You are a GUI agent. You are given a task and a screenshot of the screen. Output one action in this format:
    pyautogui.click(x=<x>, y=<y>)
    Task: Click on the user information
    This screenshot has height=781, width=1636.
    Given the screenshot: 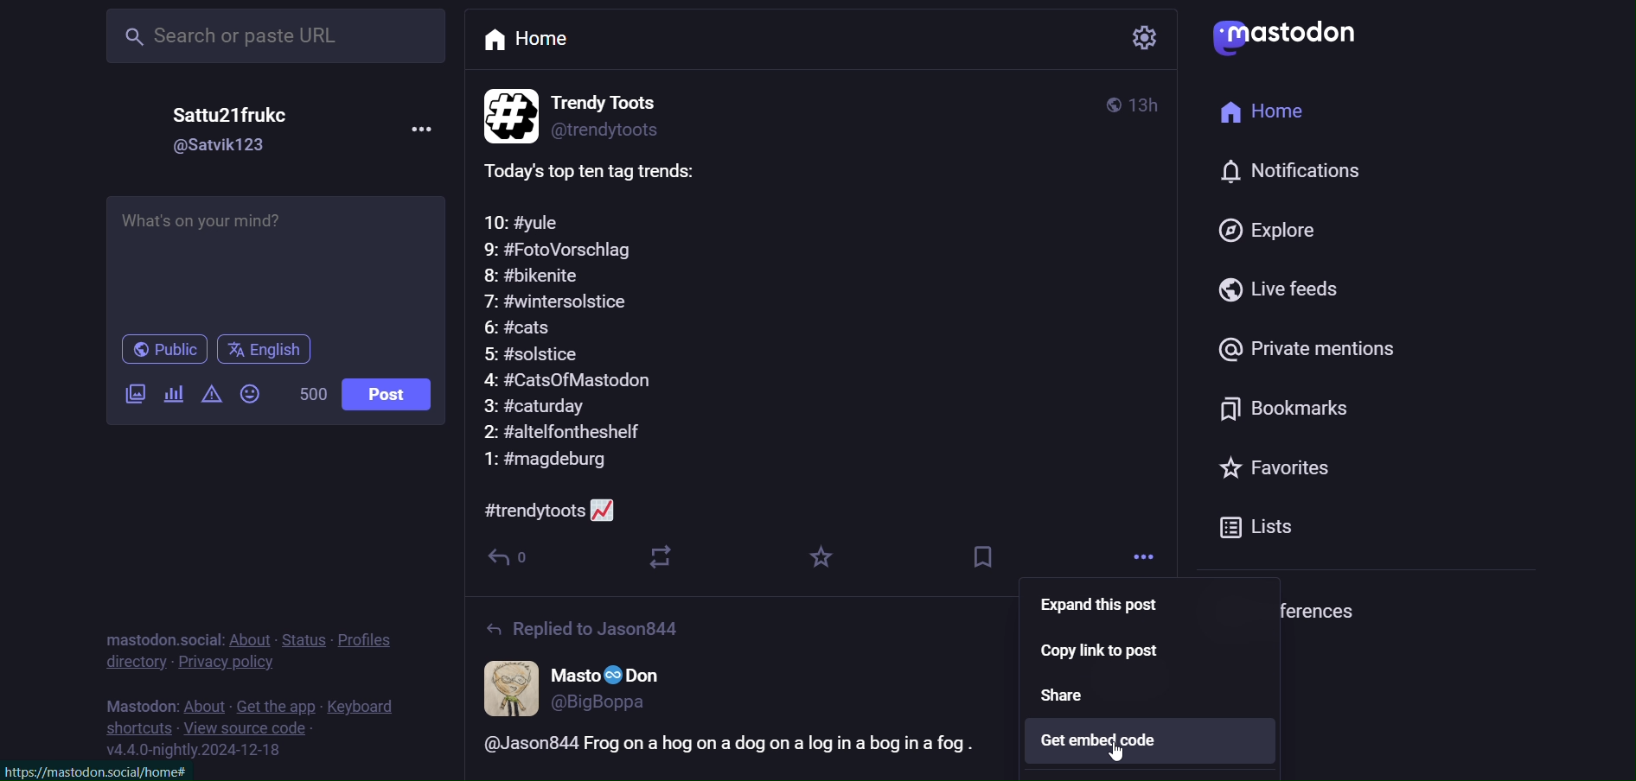 What is the action you would take?
    pyautogui.click(x=585, y=686)
    